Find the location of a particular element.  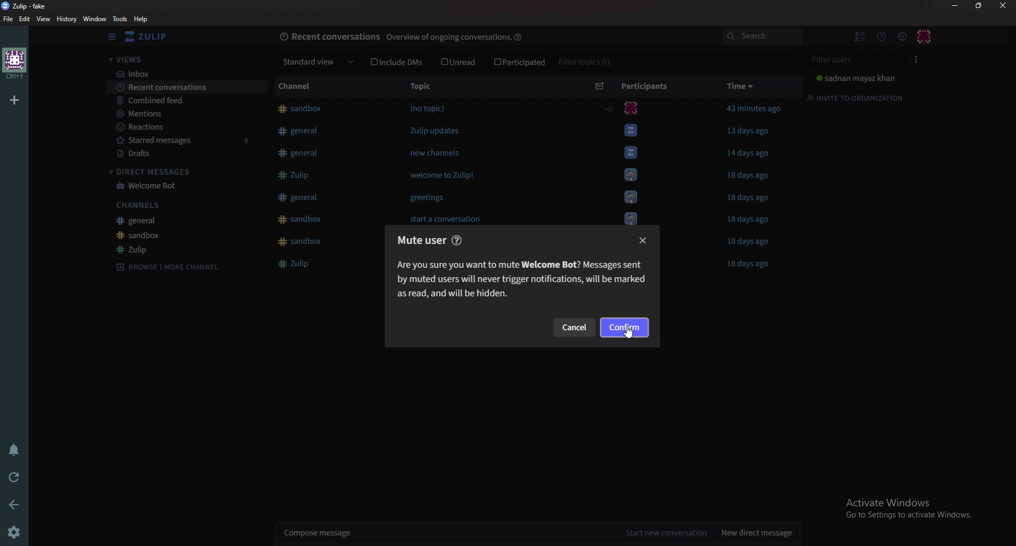

search is located at coordinates (762, 36).